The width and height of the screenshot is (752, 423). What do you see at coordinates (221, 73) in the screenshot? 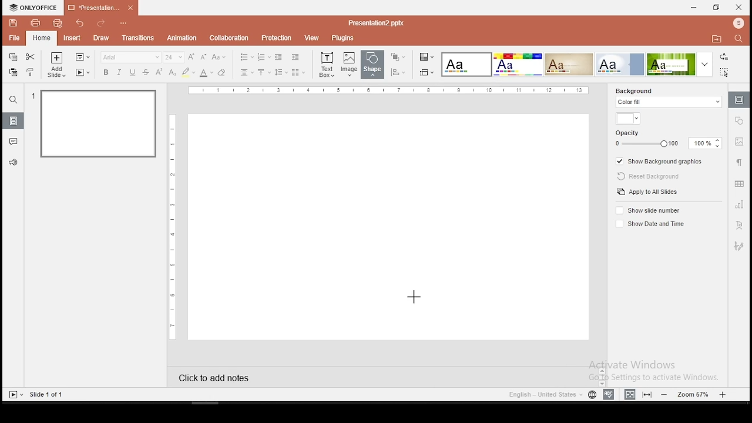
I see `eraser tool` at bounding box center [221, 73].